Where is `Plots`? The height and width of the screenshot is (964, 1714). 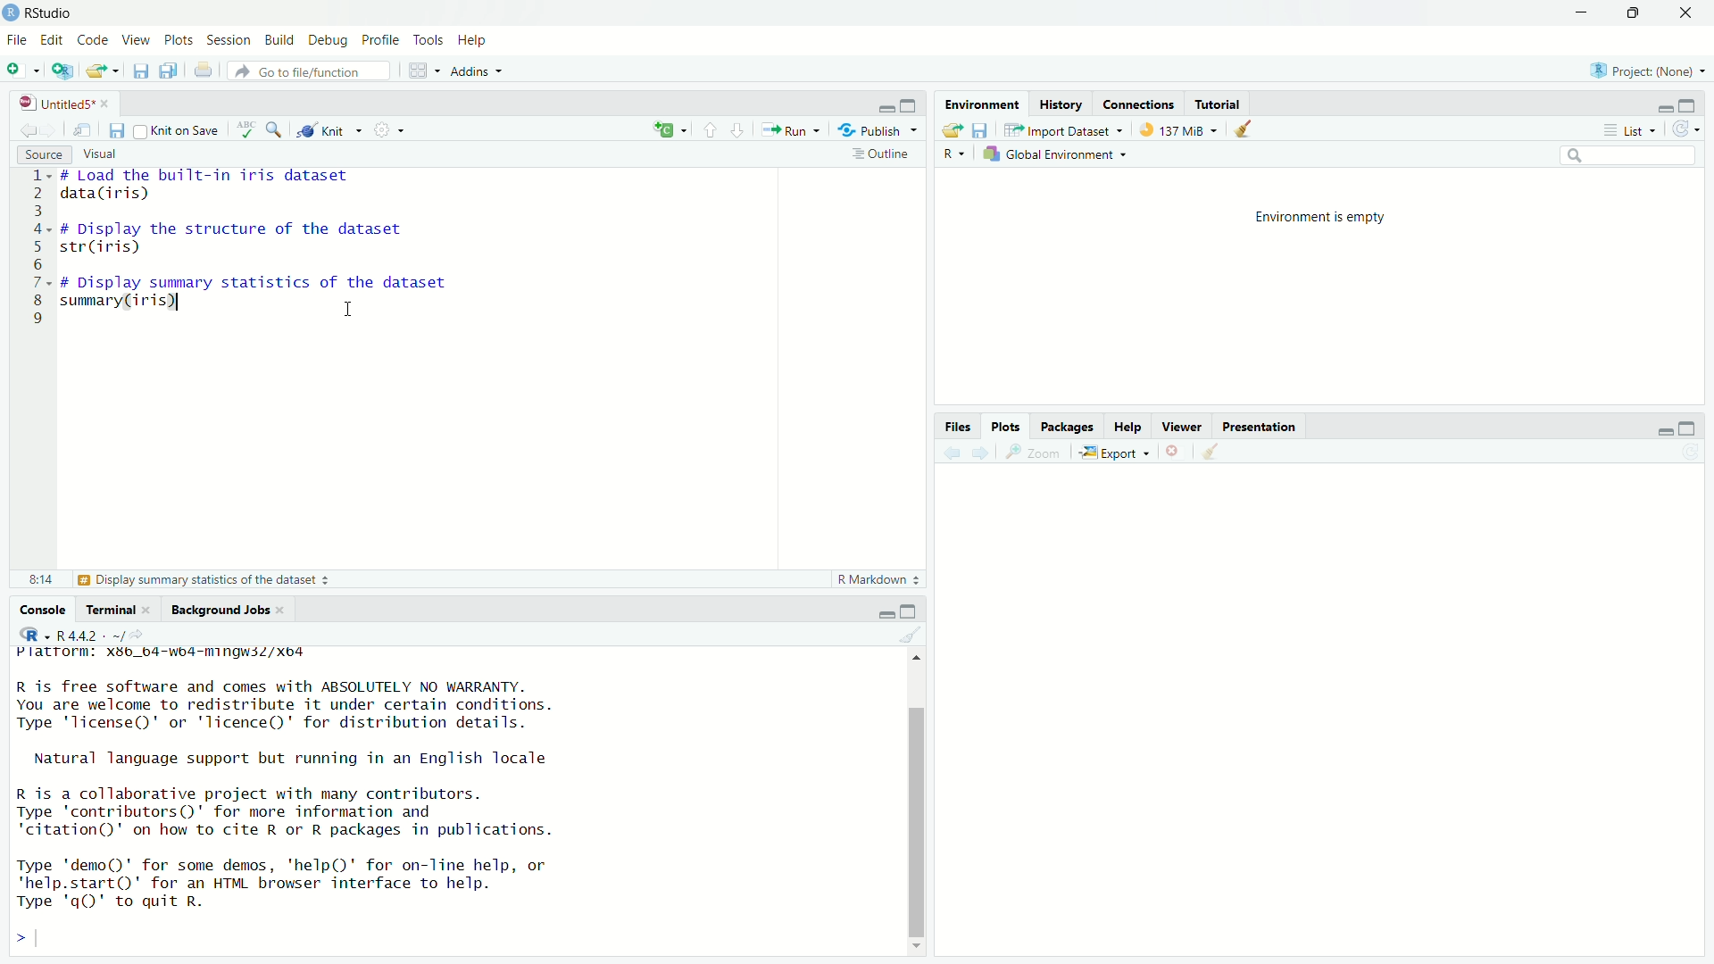 Plots is located at coordinates (179, 39).